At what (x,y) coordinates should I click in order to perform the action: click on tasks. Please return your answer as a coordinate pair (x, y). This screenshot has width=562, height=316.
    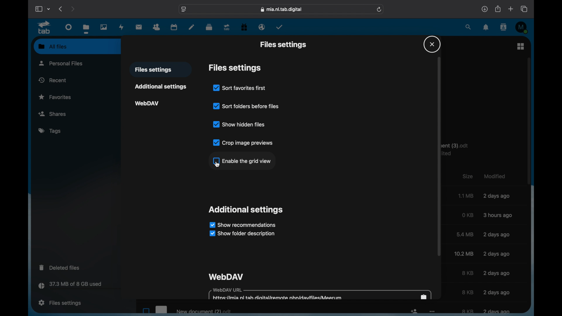
    Looking at the image, I should click on (279, 27).